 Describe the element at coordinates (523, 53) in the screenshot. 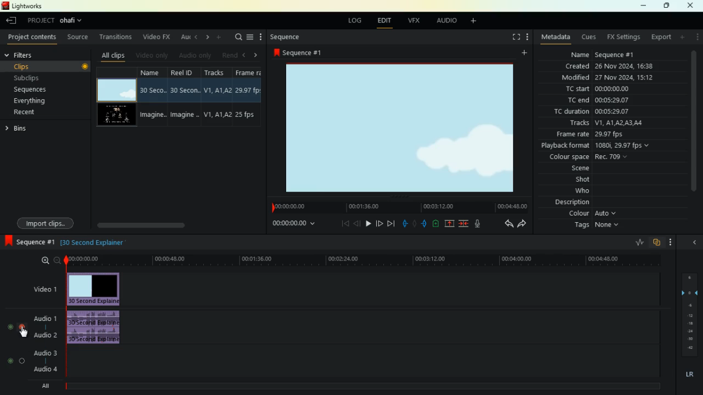

I see `add` at that location.